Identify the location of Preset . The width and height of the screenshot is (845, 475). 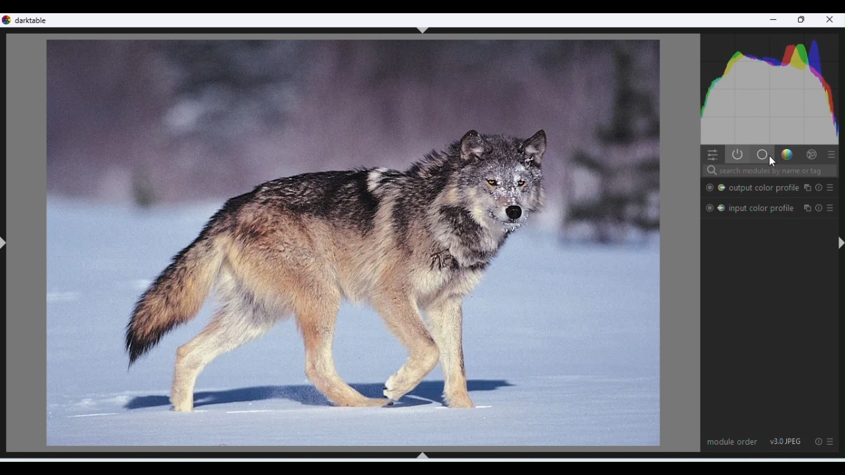
(832, 154).